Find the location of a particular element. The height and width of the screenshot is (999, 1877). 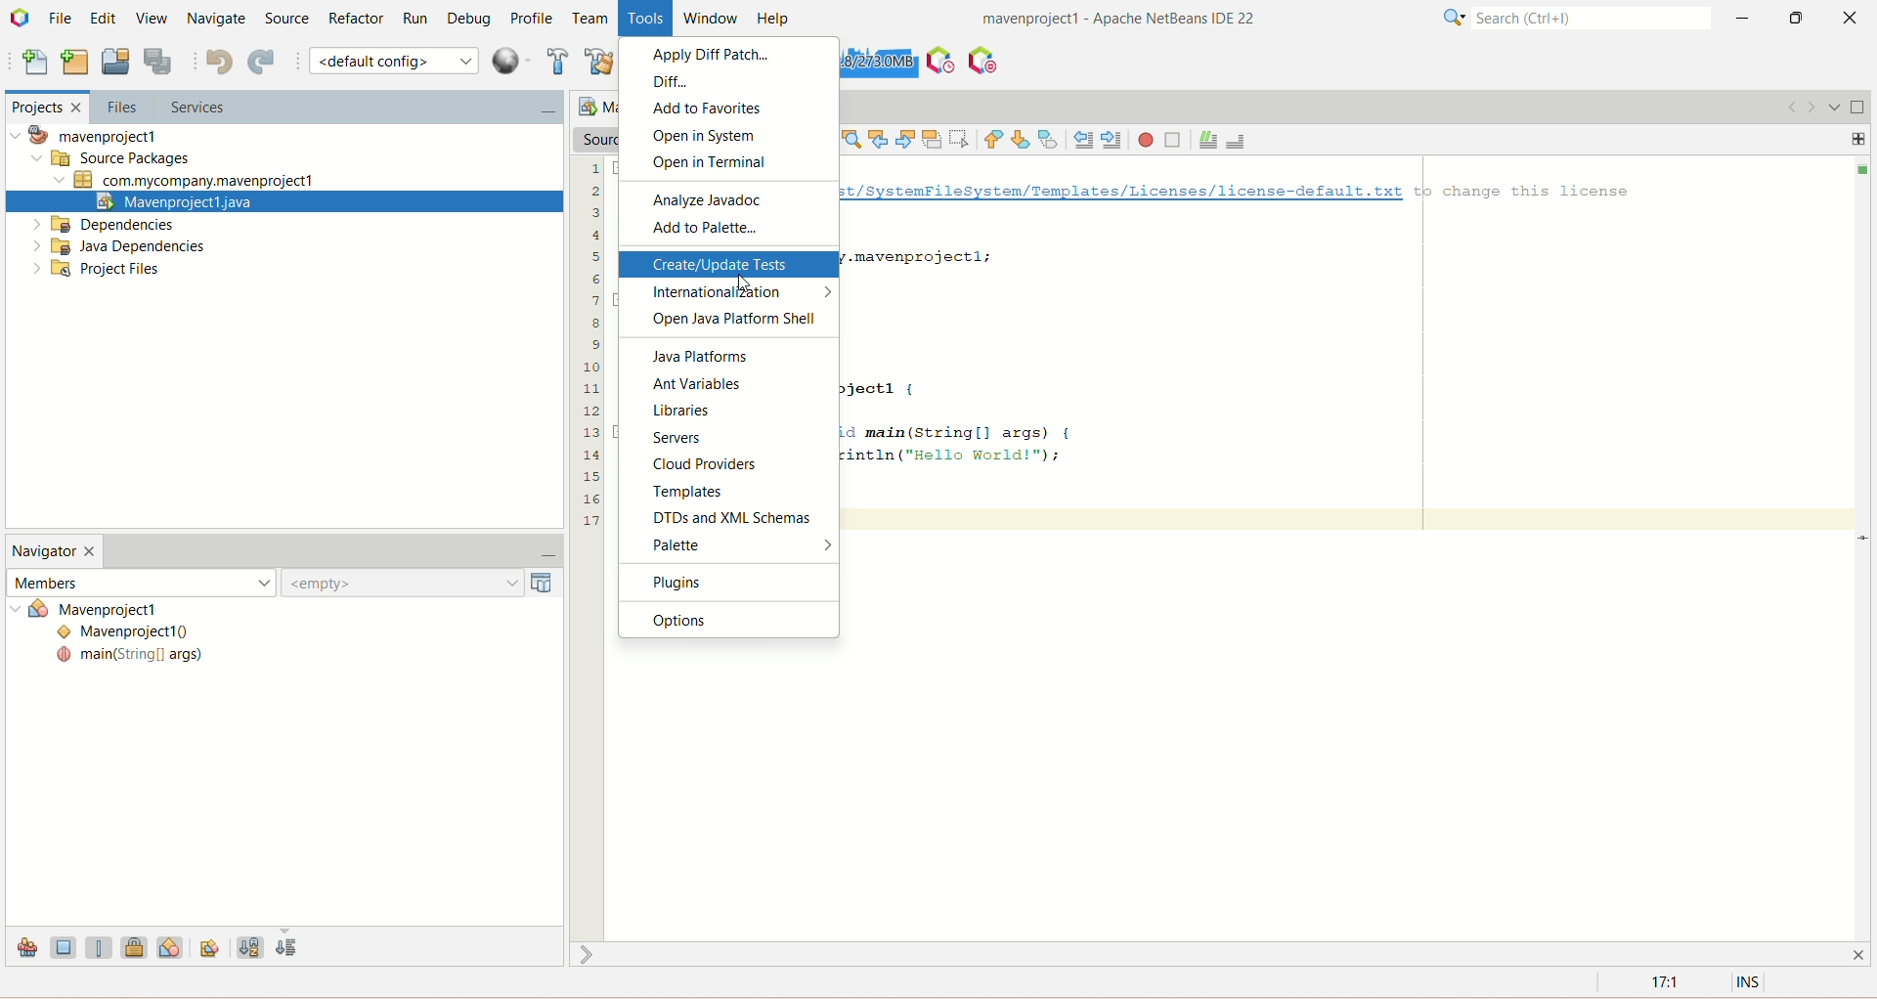

projects is located at coordinates (43, 109).